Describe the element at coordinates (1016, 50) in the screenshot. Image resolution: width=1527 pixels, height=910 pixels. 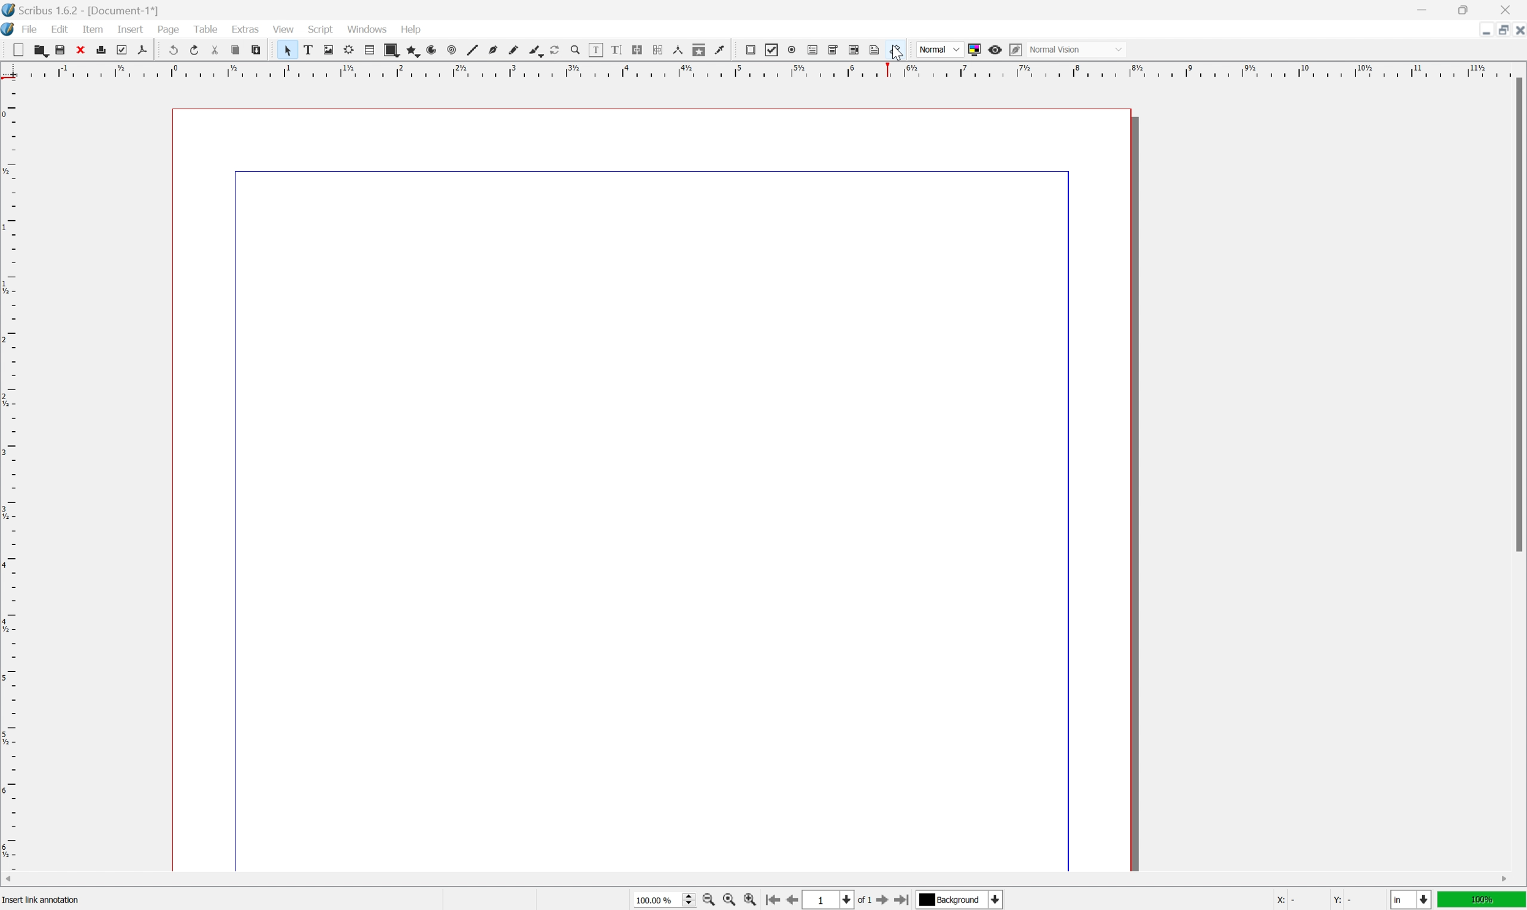
I see `edit in preview mode` at that location.